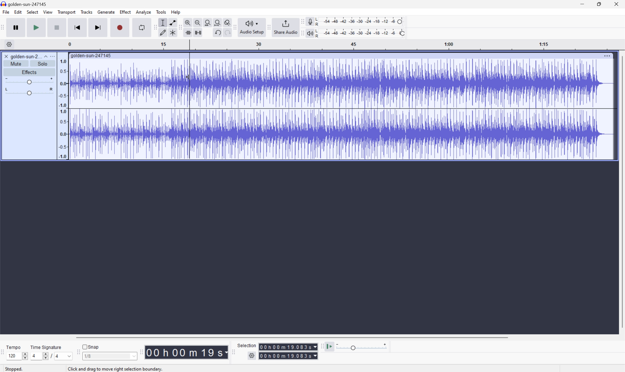  I want to click on Skip to end, so click(98, 27).